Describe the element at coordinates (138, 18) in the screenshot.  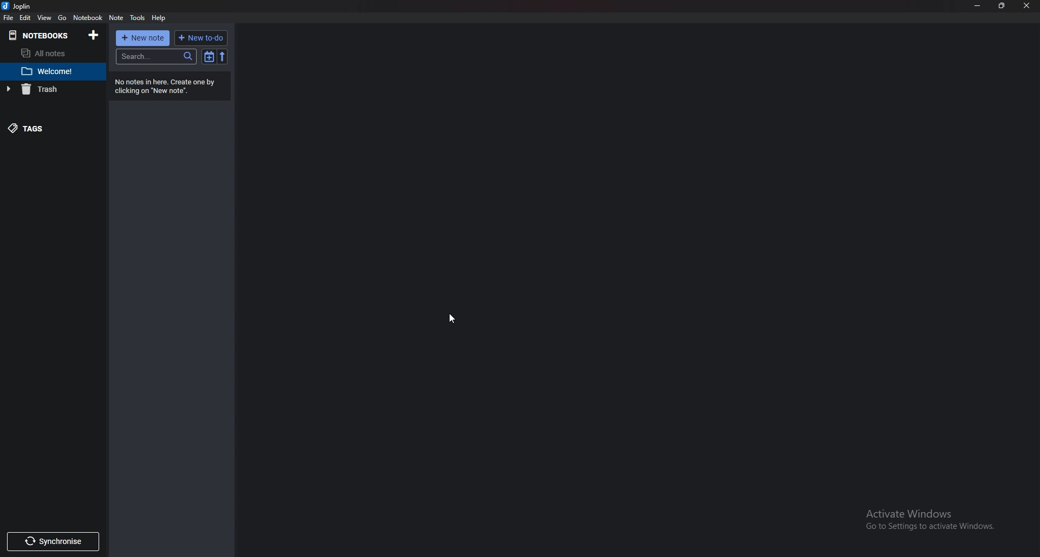
I see `Tools` at that location.